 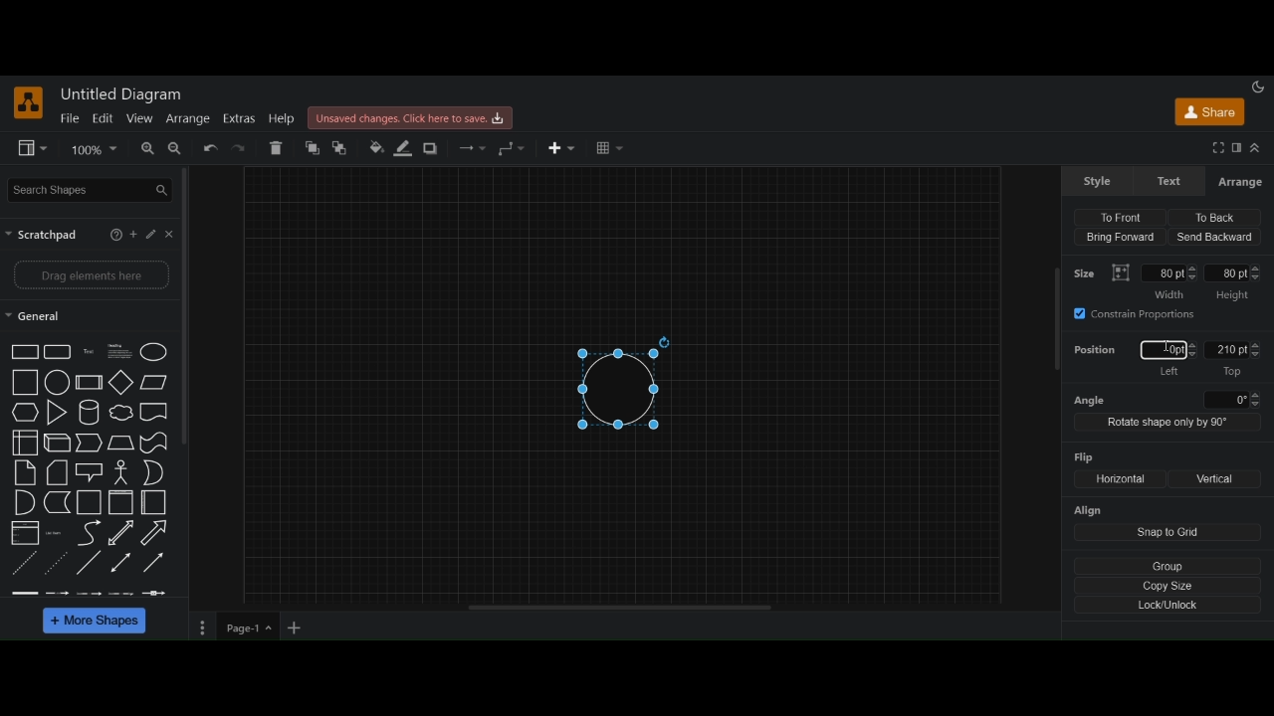 I want to click on file, so click(x=70, y=118).